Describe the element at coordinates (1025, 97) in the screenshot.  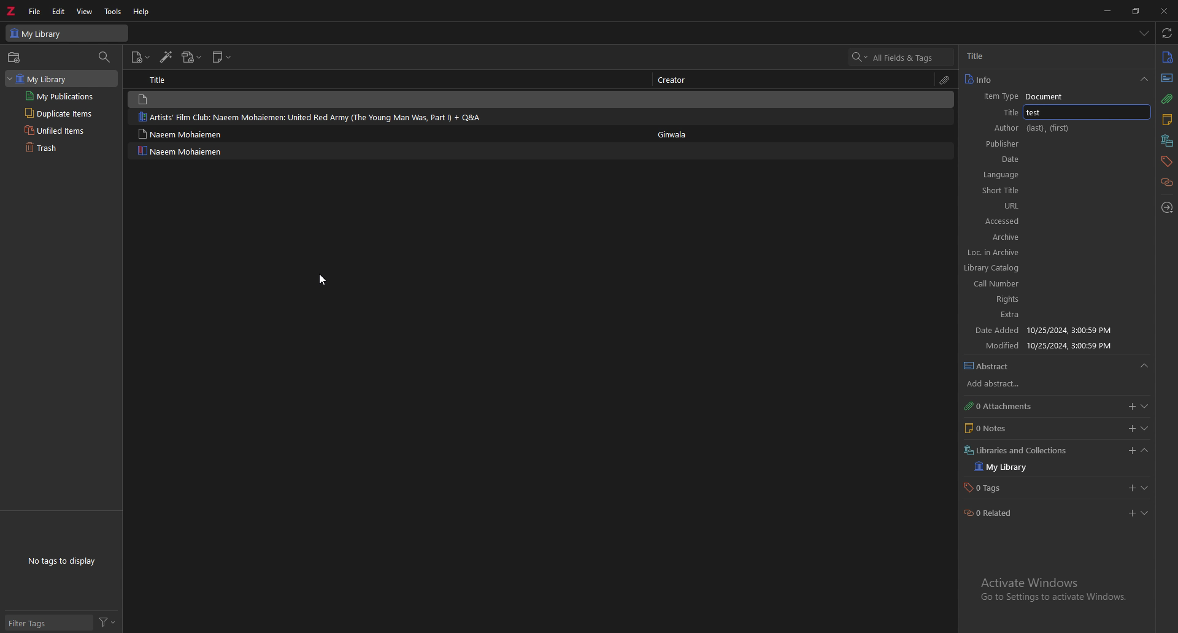
I see `item type` at that location.